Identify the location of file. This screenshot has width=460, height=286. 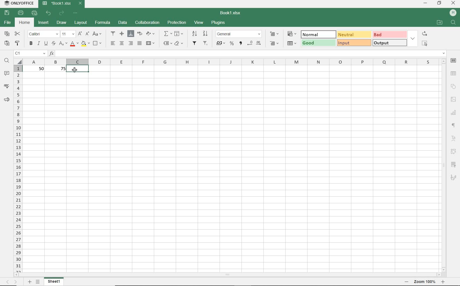
(7, 23).